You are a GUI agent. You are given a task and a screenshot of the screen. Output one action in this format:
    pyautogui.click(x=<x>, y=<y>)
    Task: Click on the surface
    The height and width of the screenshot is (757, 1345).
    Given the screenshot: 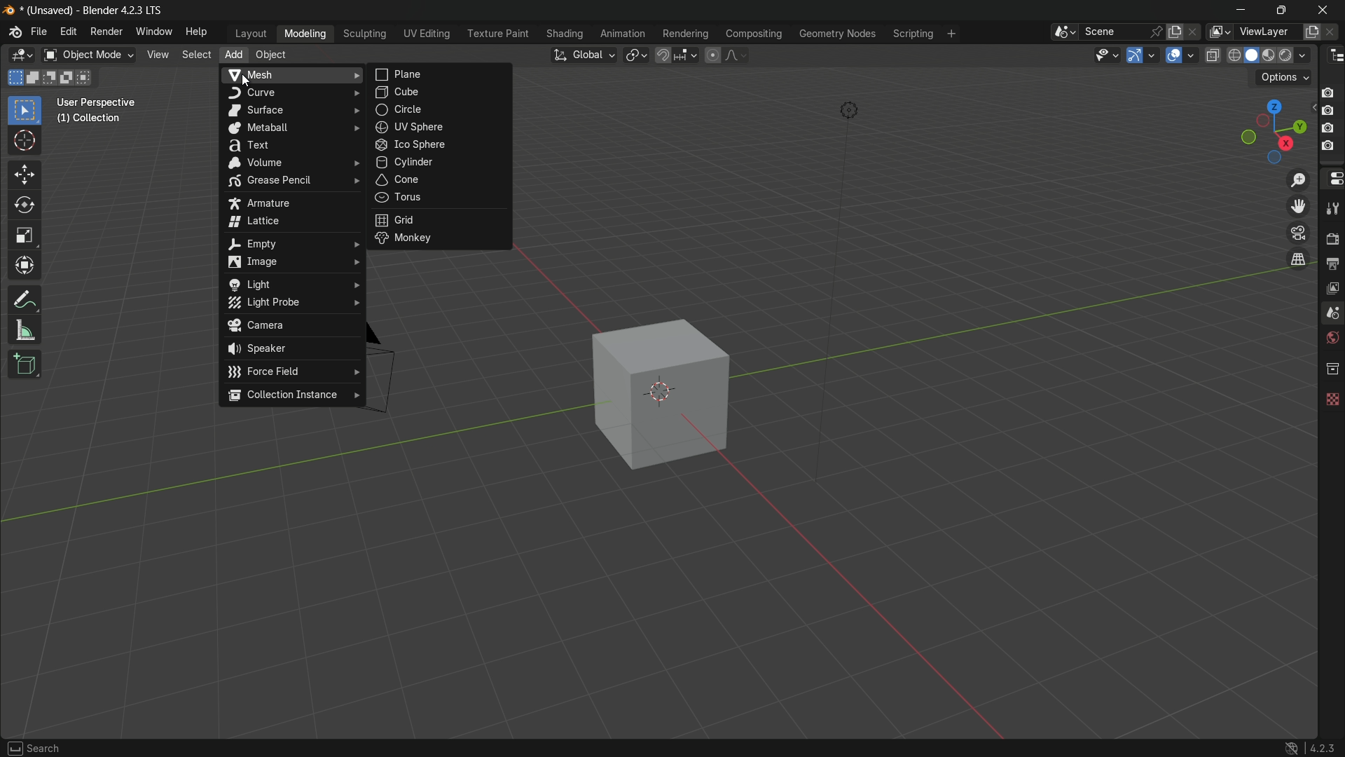 What is the action you would take?
    pyautogui.click(x=292, y=109)
    